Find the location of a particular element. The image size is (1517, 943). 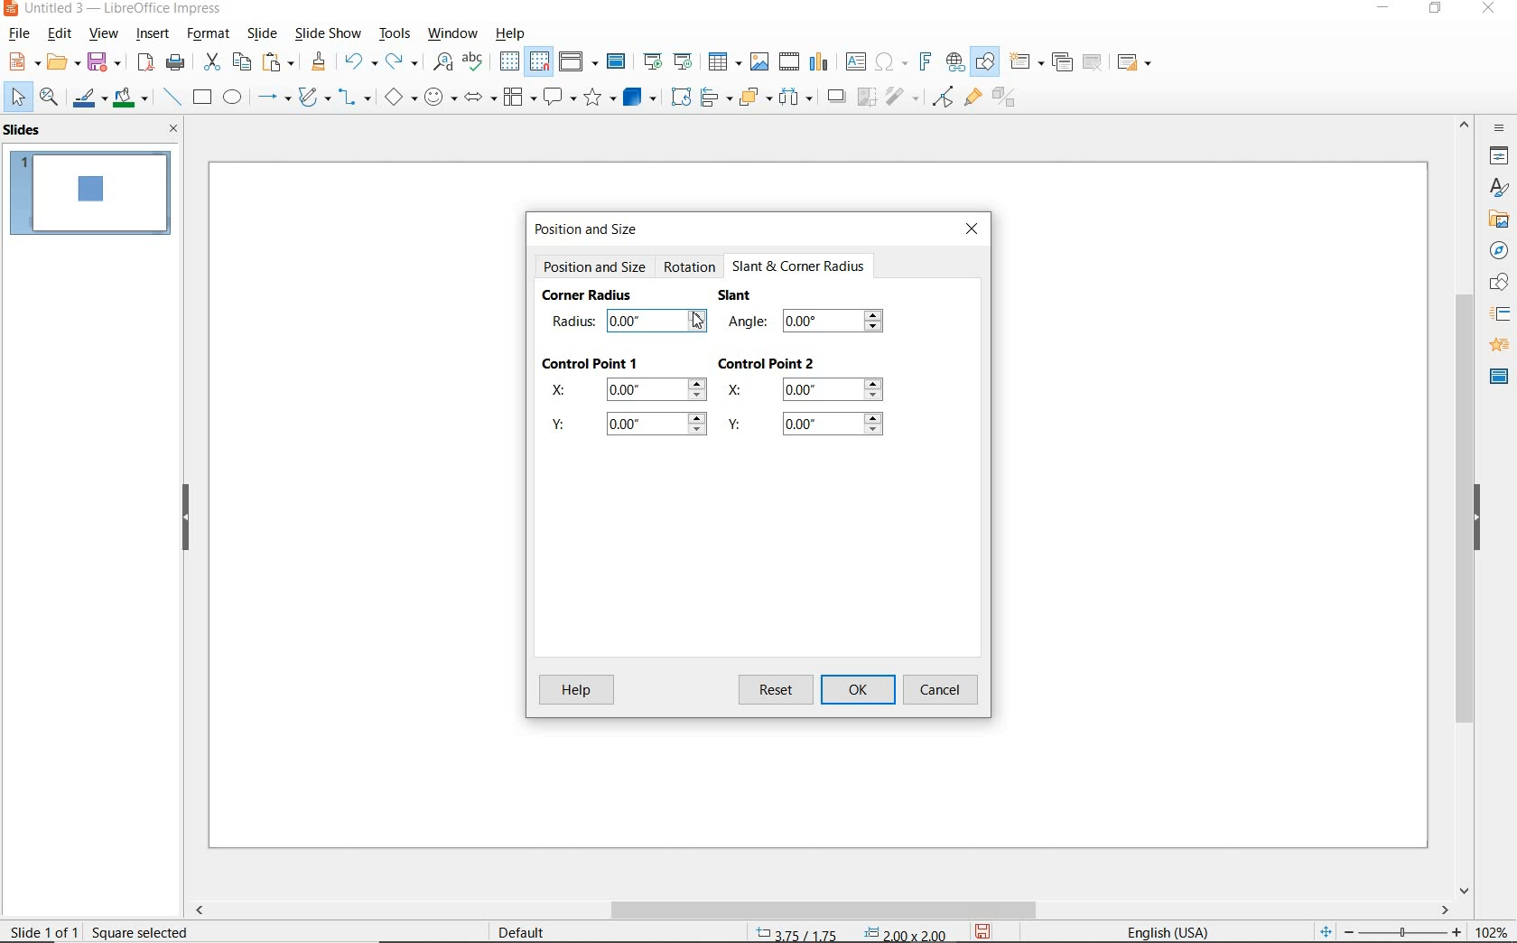

insert frontwork text is located at coordinates (925, 62).